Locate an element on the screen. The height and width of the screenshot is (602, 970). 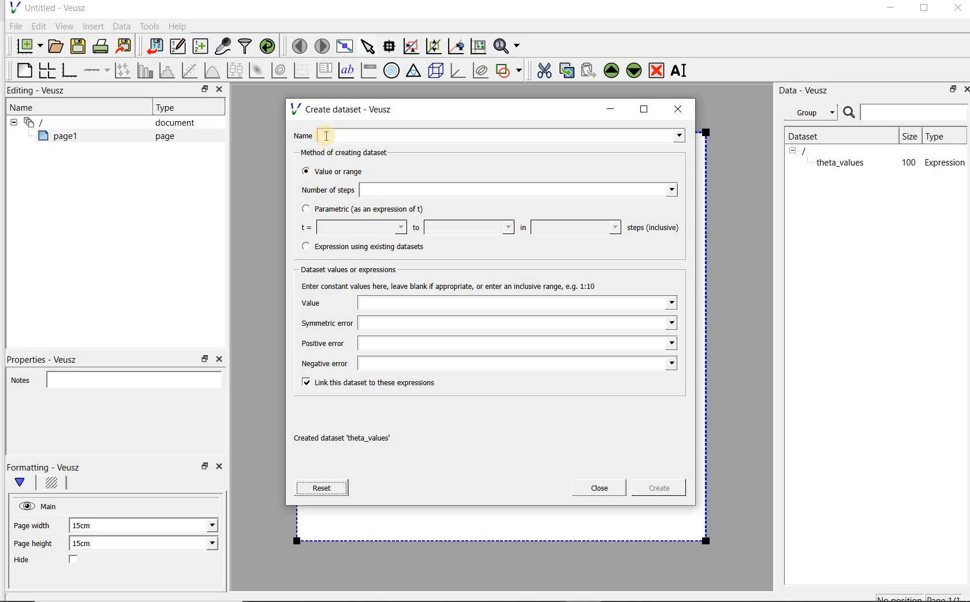
click to recenter graph axes is located at coordinates (457, 47).